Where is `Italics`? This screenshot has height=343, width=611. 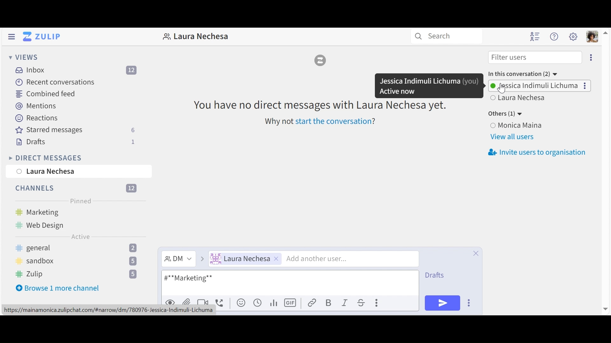
Italics is located at coordinates (345, 303).